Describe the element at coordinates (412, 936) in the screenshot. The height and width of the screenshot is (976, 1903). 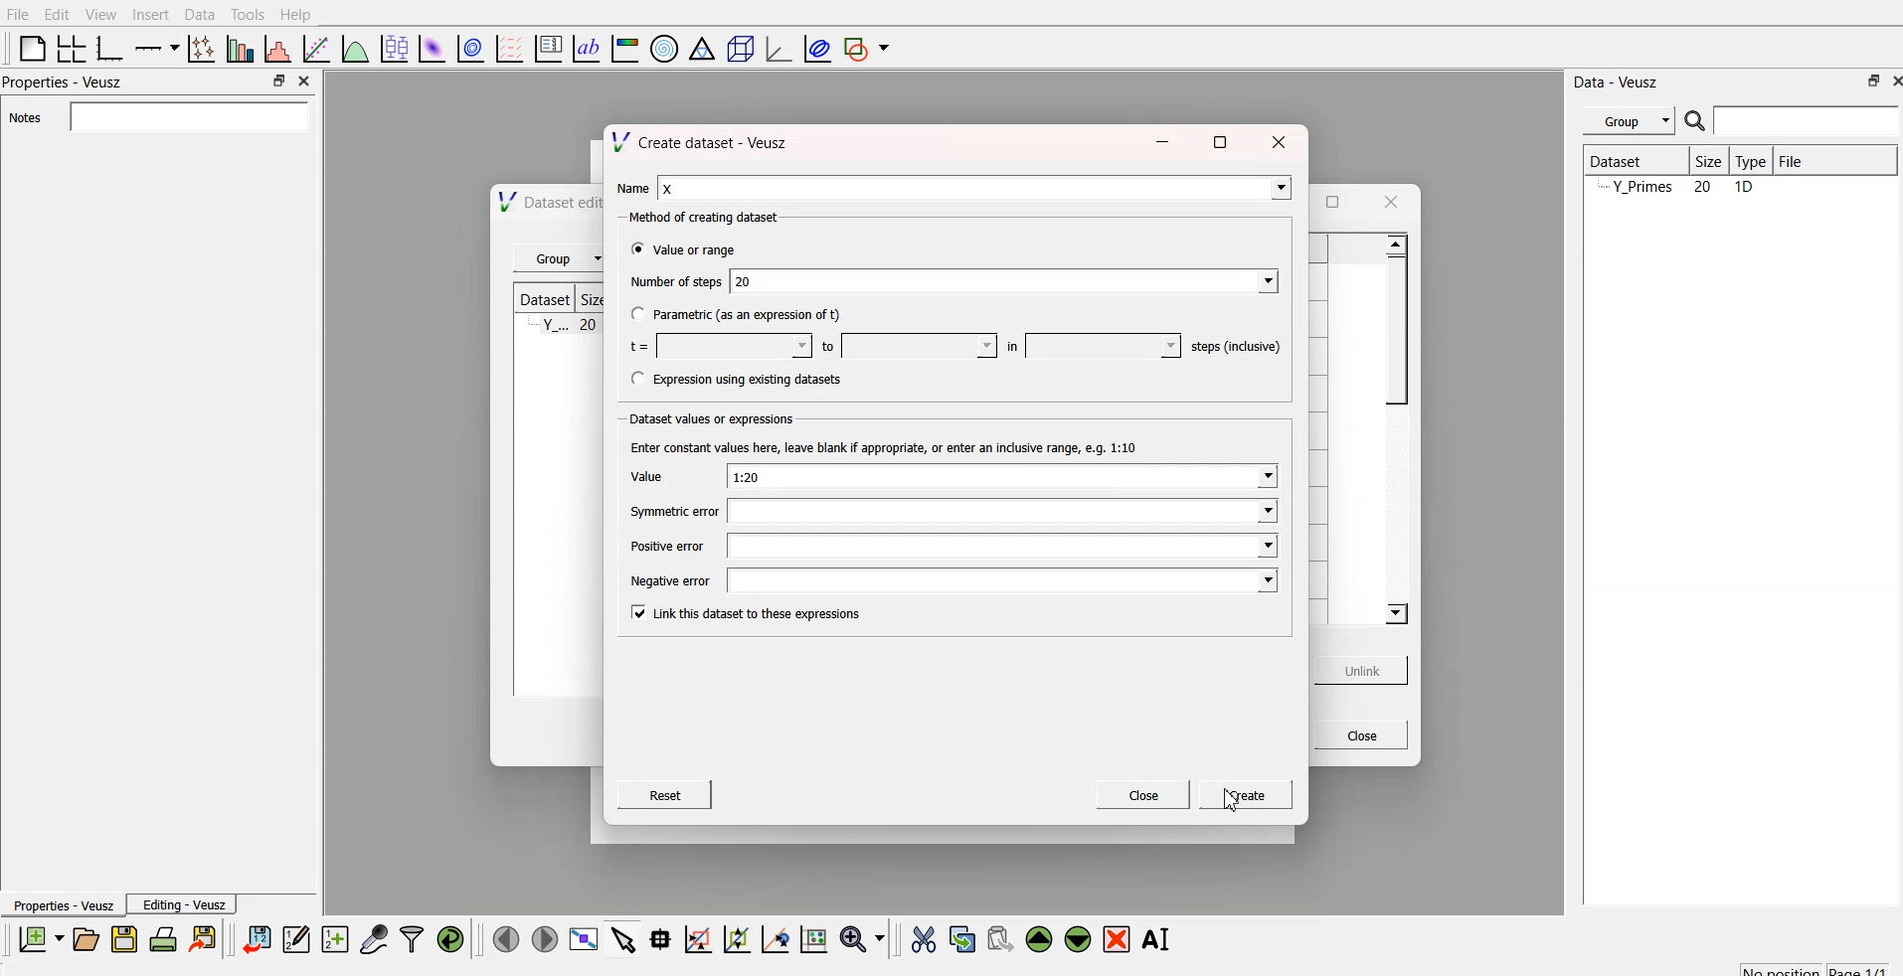
I see `filter data` at that location.